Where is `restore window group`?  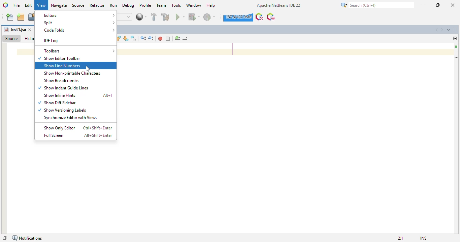 restore window group is located at coordinates (5, 238).